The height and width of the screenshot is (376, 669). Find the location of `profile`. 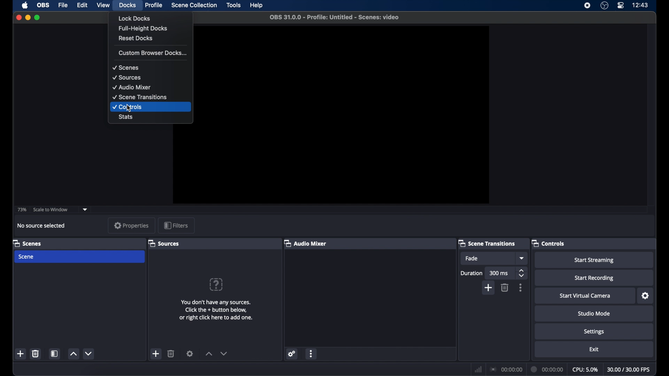

profile is located at coordinates (154, 5).